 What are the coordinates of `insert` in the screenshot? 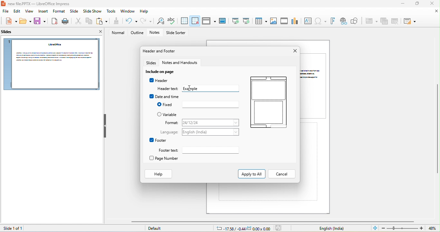 It's located at (44, 12).